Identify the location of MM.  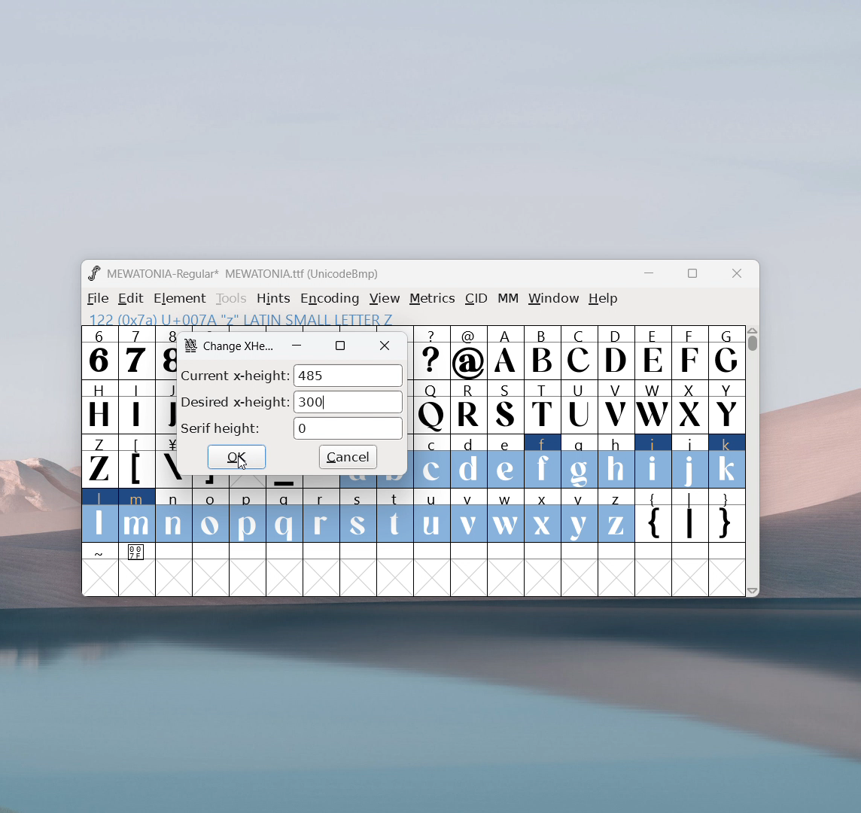
(509, 300).